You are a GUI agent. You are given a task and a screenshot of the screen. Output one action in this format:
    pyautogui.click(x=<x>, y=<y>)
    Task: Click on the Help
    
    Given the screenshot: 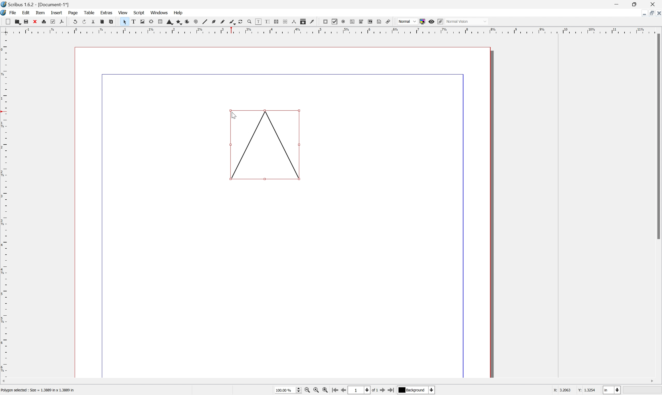 What is the action you would take?
    pyautogui.click(x=178, y=13)
    